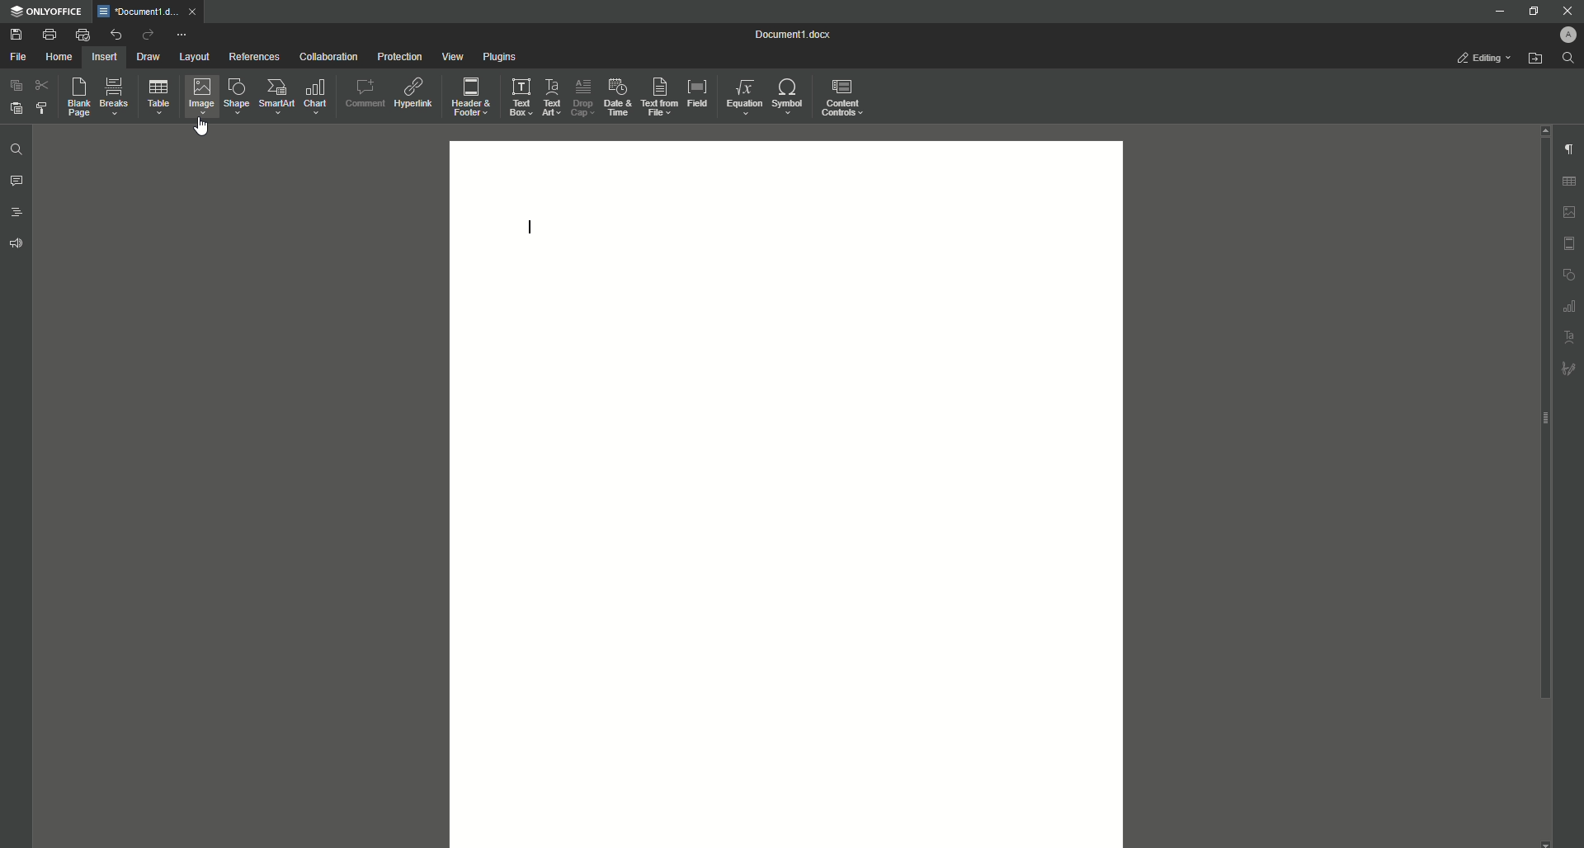 The width and height of the screenshot is (1584, 848). What do you see at coordinates (1569, 368) in the screenshot?
I see `Signature Settings` at bounding box center [1569, 368].